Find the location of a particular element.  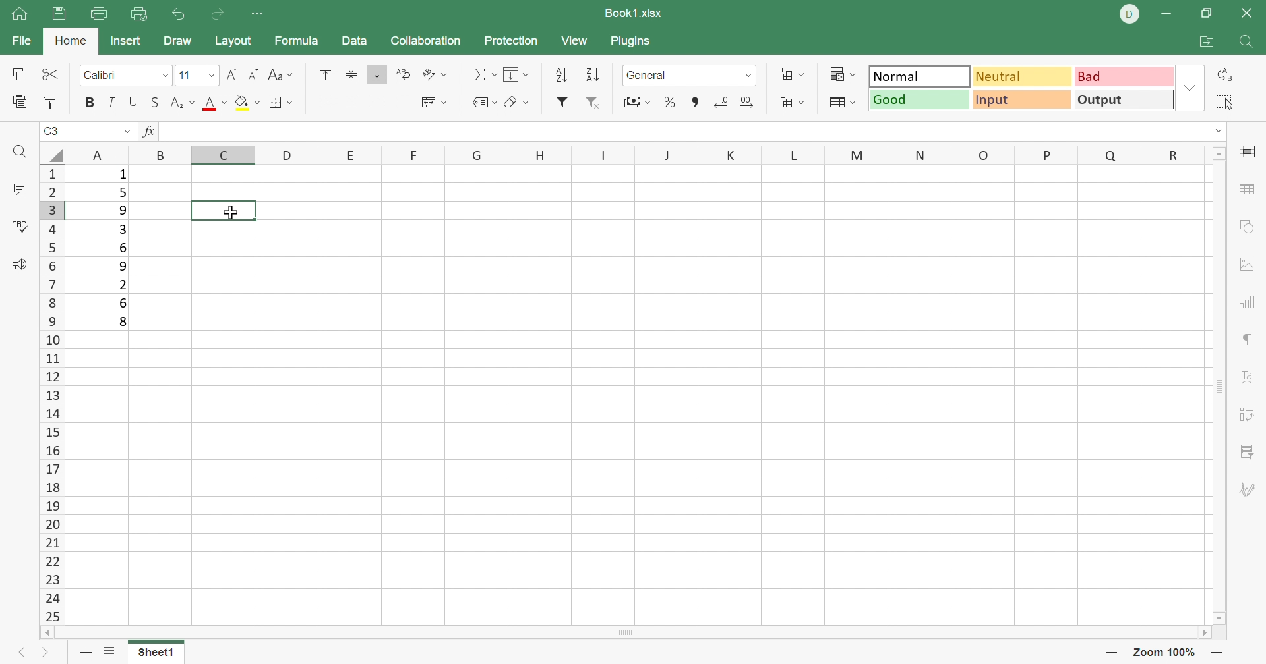

Descending order is located at coordinates (592, 74).